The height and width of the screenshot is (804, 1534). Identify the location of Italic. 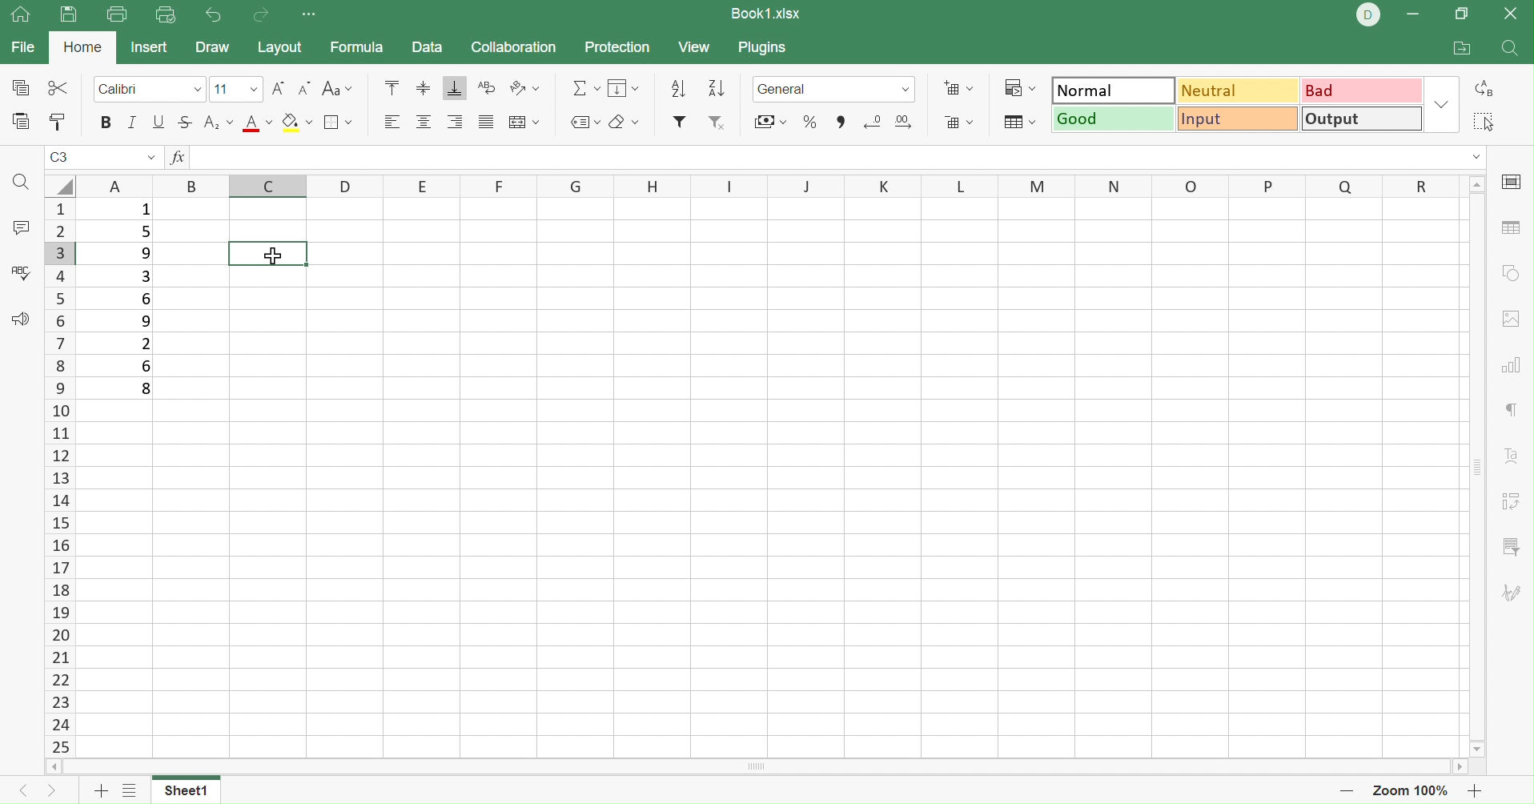
(132, 121).